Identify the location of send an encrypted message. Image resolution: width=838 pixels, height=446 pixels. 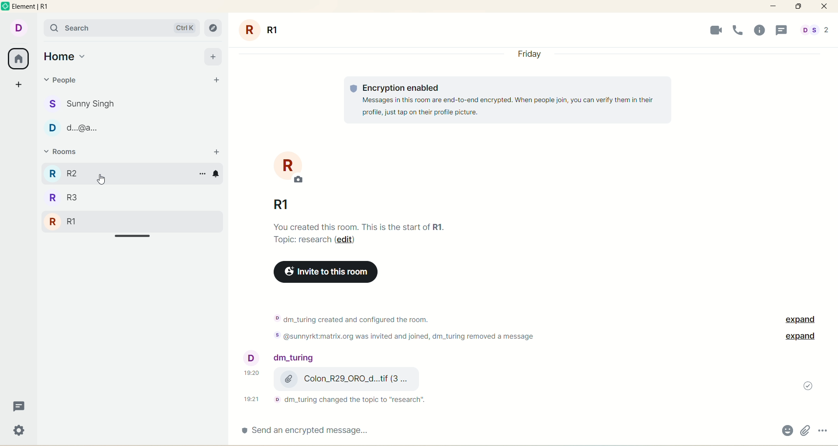
(321, 430).